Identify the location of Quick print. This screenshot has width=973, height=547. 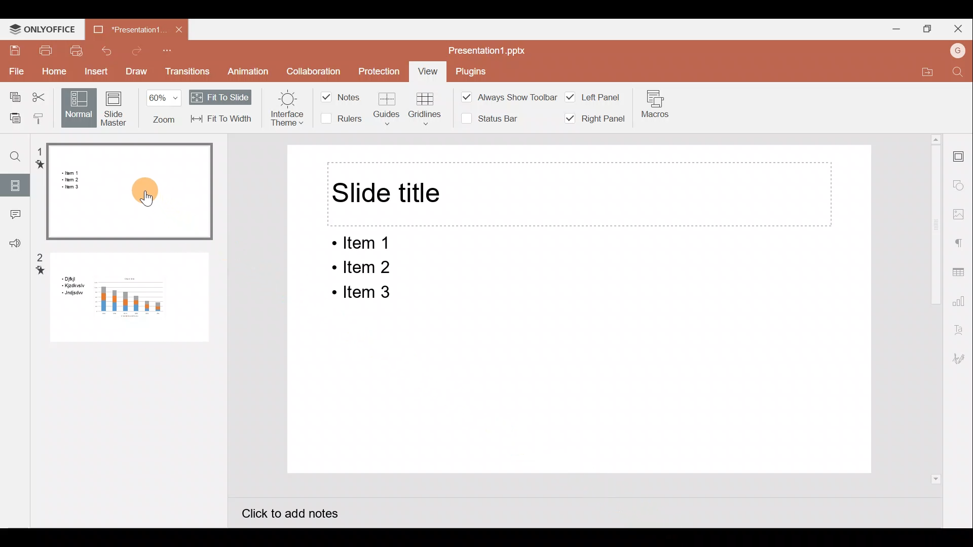
(77, 52).